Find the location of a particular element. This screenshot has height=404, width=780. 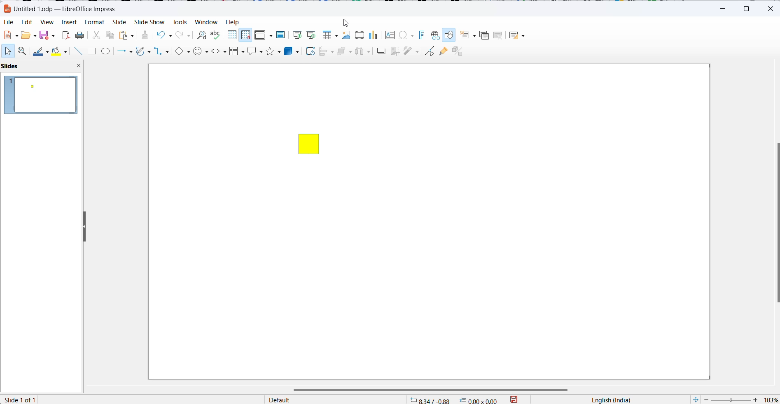

print is located at coordinates (80, 36).